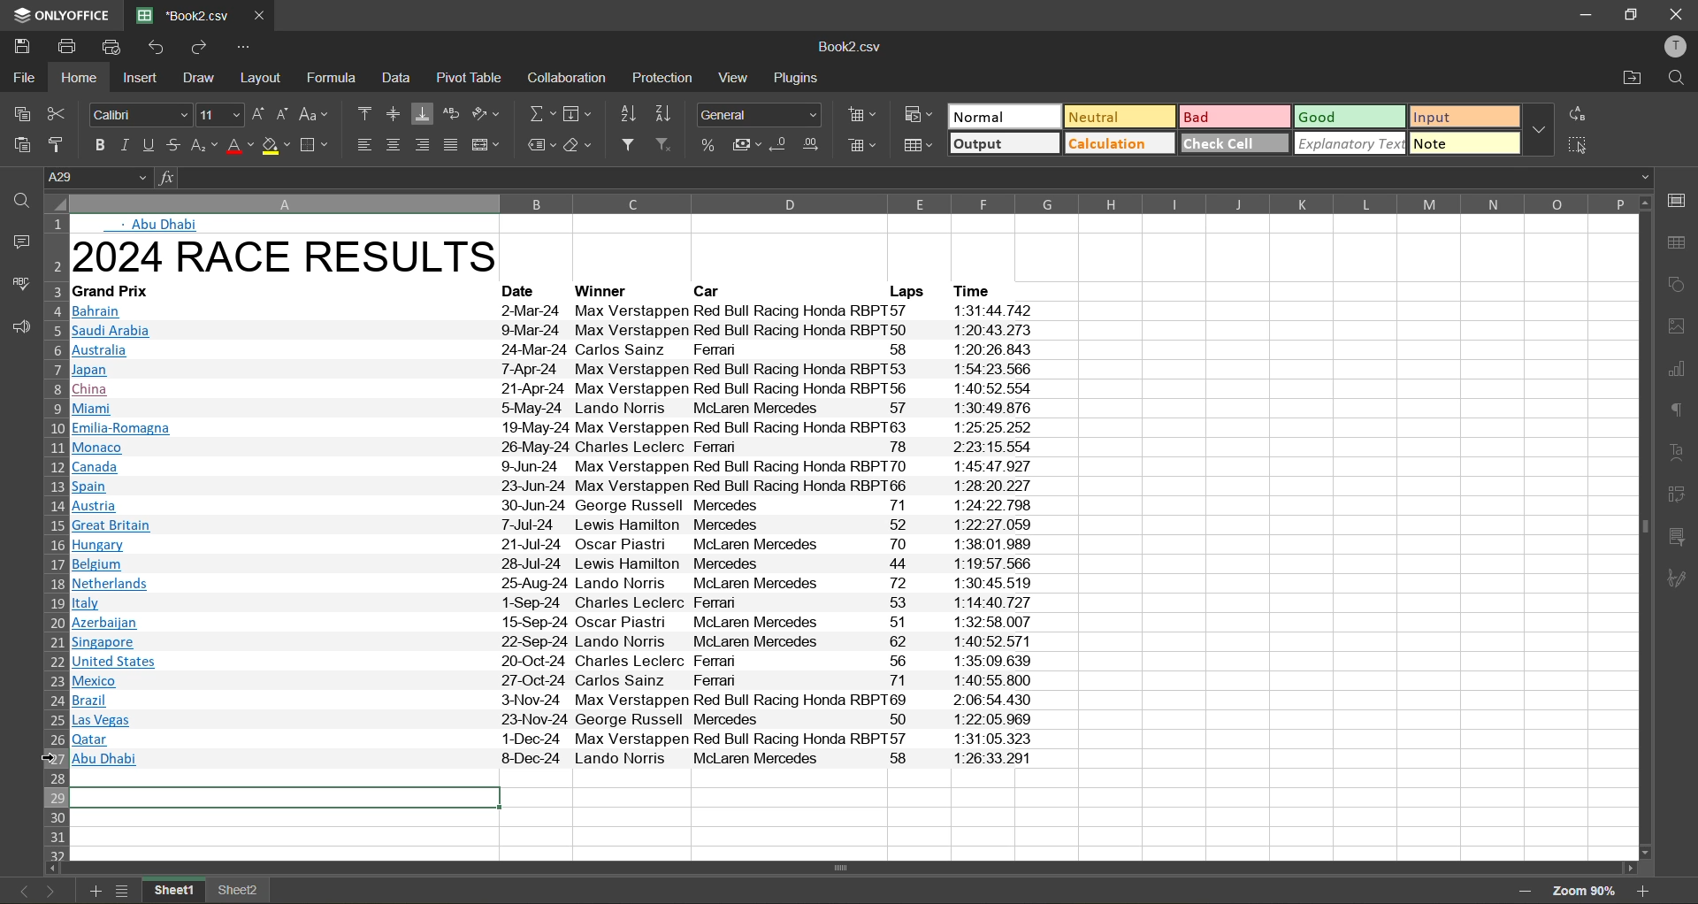 This screenshot has width=1698, height=904. What do you see at coordinates (317, 114) in the screenshot?
I see `change case` at bounding box center [317, 114].